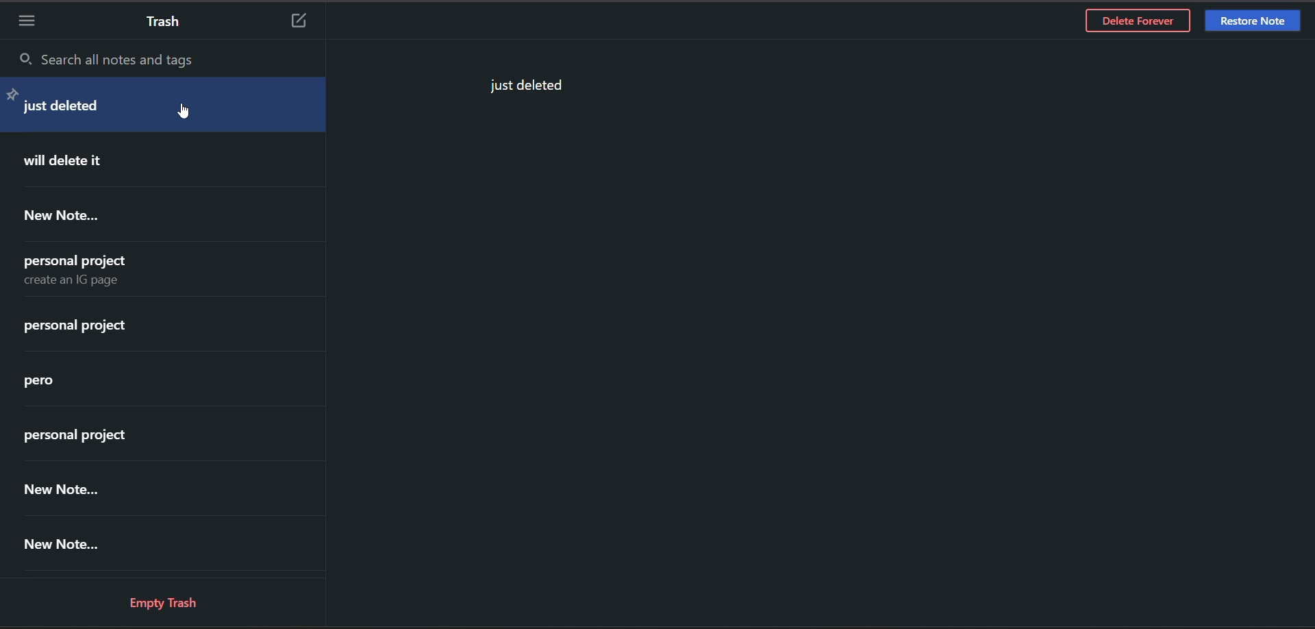  What do you see at coordinates (1251, 21) in the screenshot?
I see `restore note` at bounding box center [1251, 21].